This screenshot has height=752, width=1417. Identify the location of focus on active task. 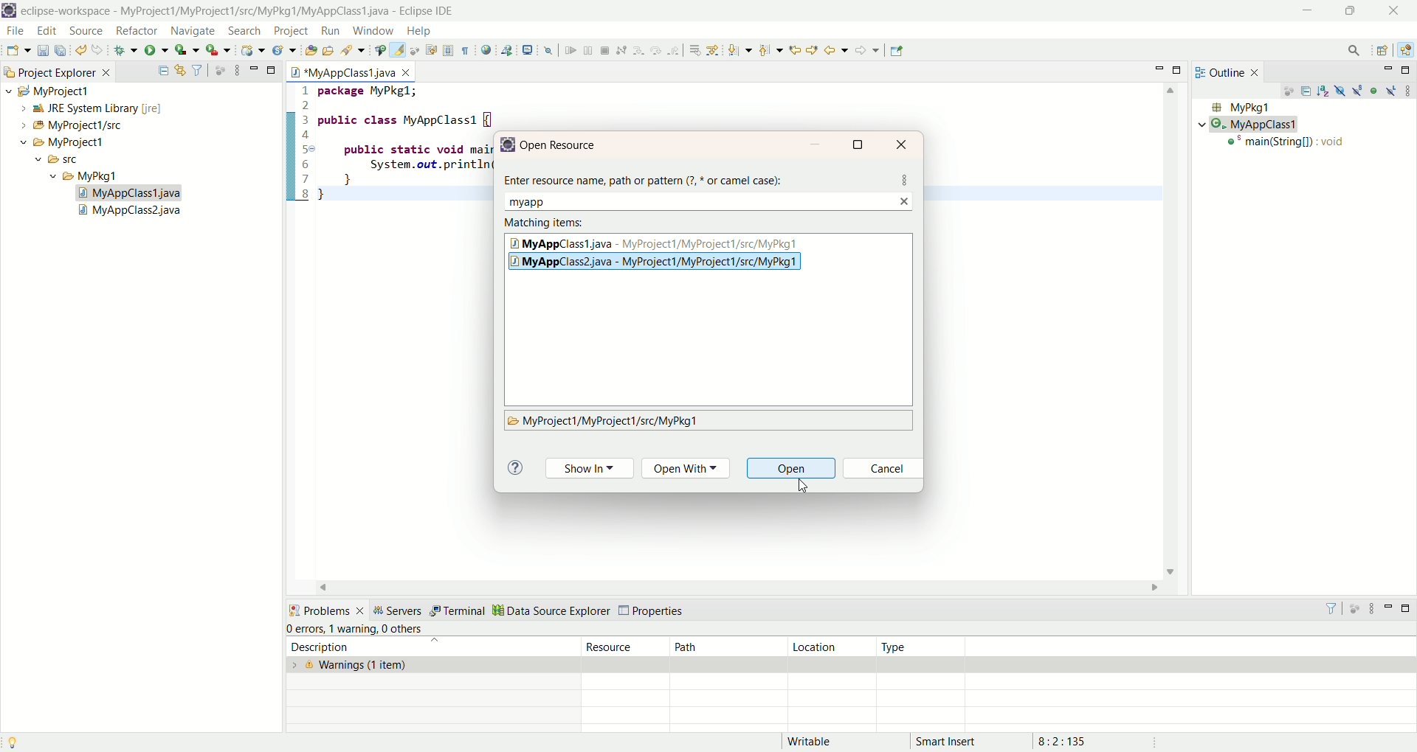
(220, 70).